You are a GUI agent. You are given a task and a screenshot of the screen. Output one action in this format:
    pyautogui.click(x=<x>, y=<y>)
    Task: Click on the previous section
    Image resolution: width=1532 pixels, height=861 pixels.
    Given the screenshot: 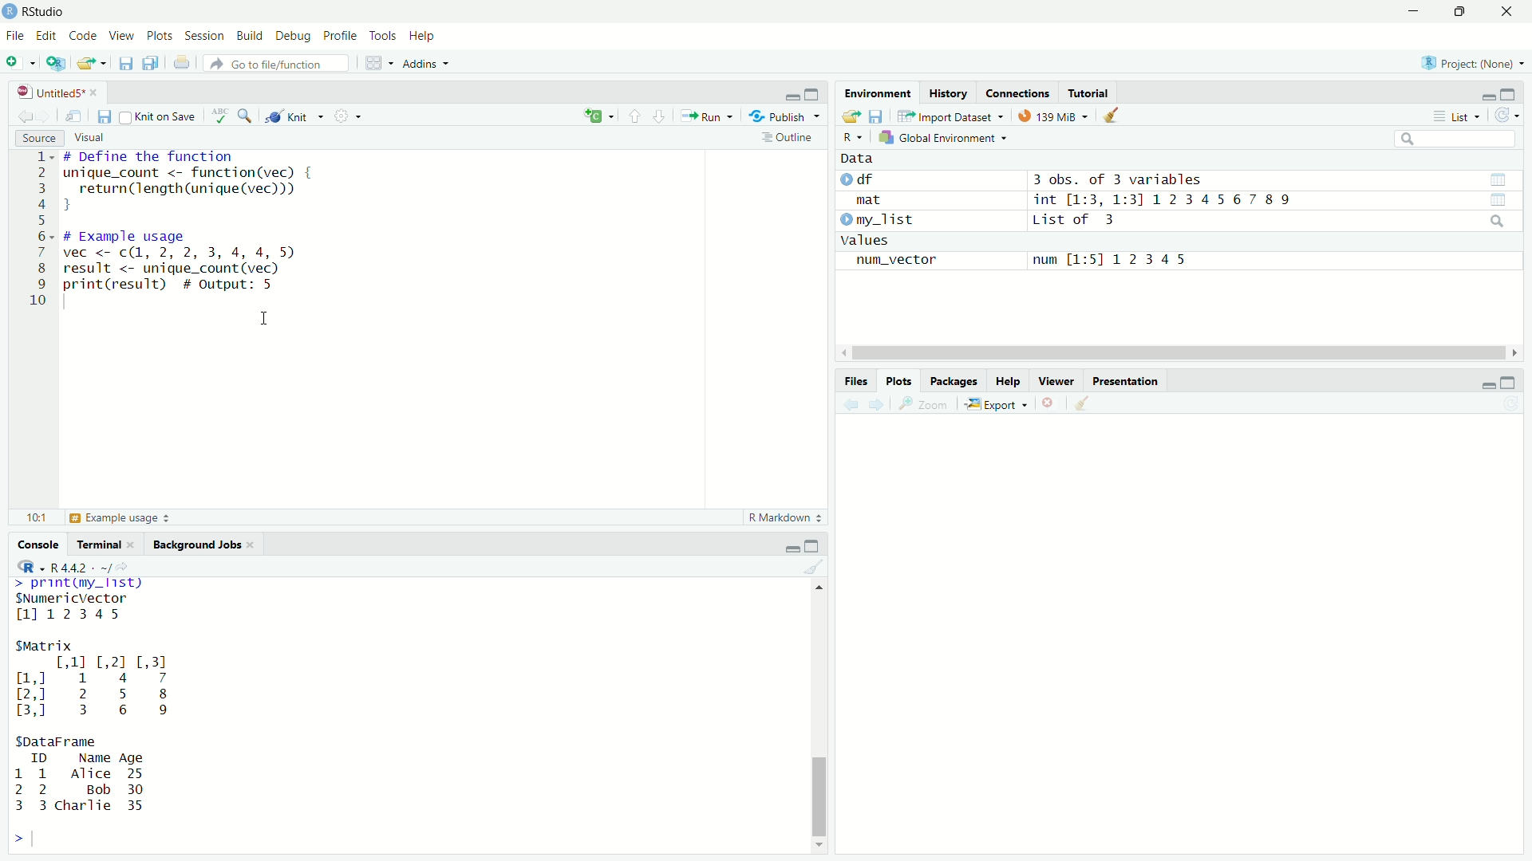 What is the action you would take?
    pyautogui.click(x=634, y=117)
    